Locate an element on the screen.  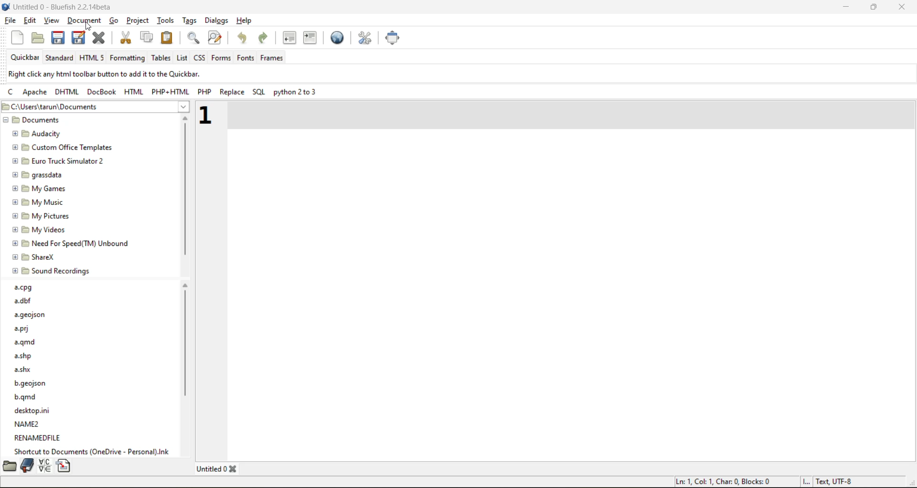
full screen is located at coordinates (397, 37).